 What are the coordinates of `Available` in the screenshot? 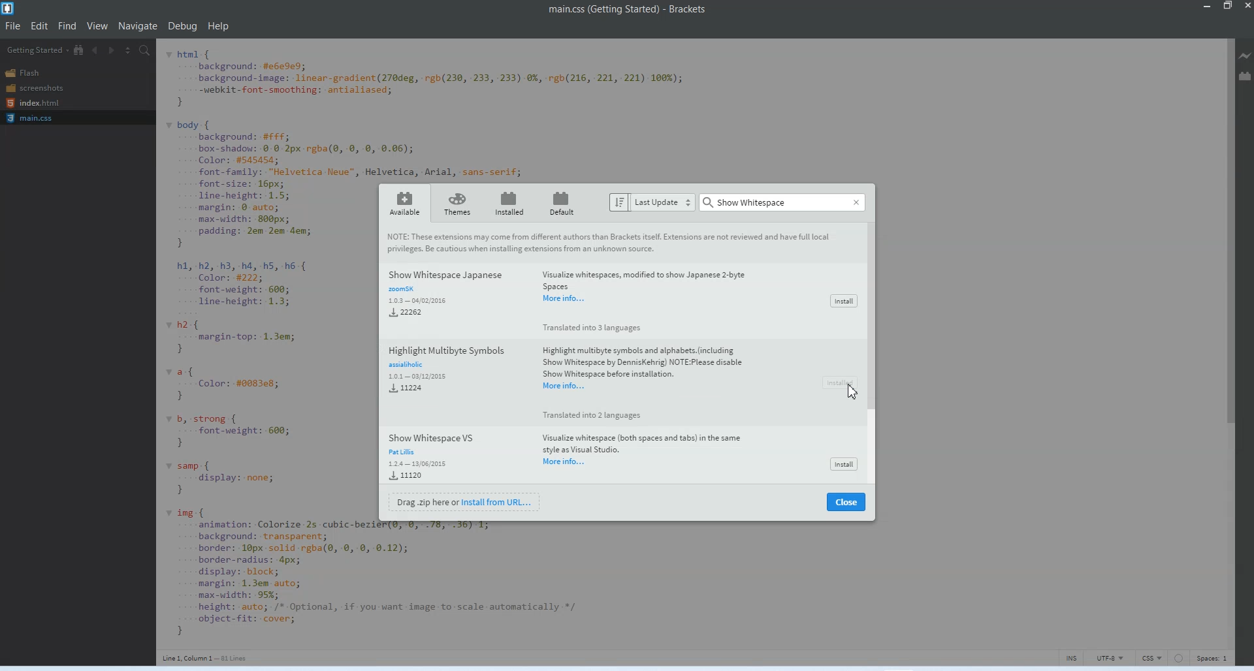 It's located at (404, 202).